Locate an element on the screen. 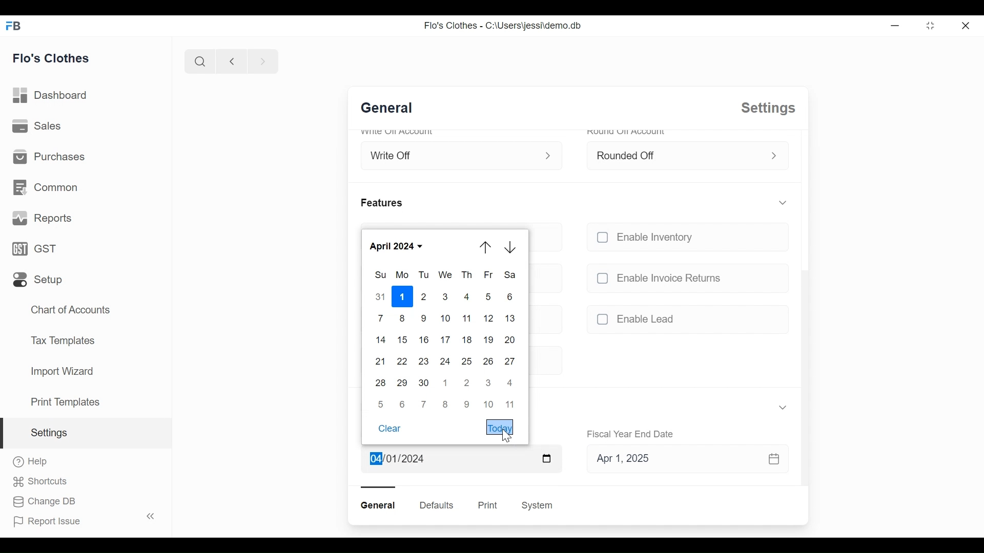  Mo is located at coordinates (402, 274).